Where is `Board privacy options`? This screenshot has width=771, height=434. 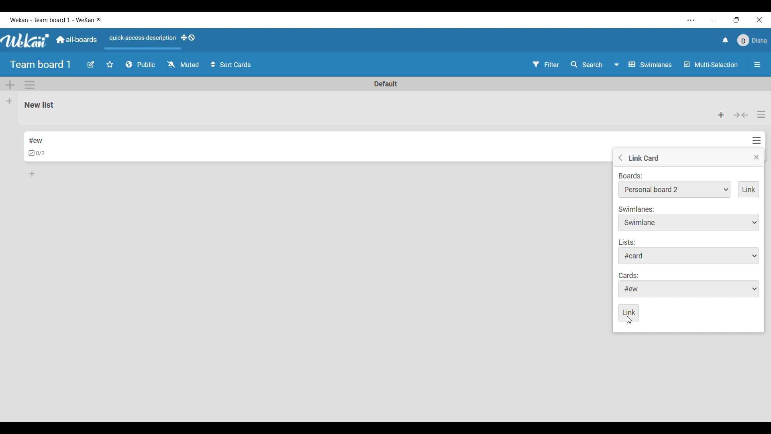 Board privacy options is located at coordinates (141, 65).